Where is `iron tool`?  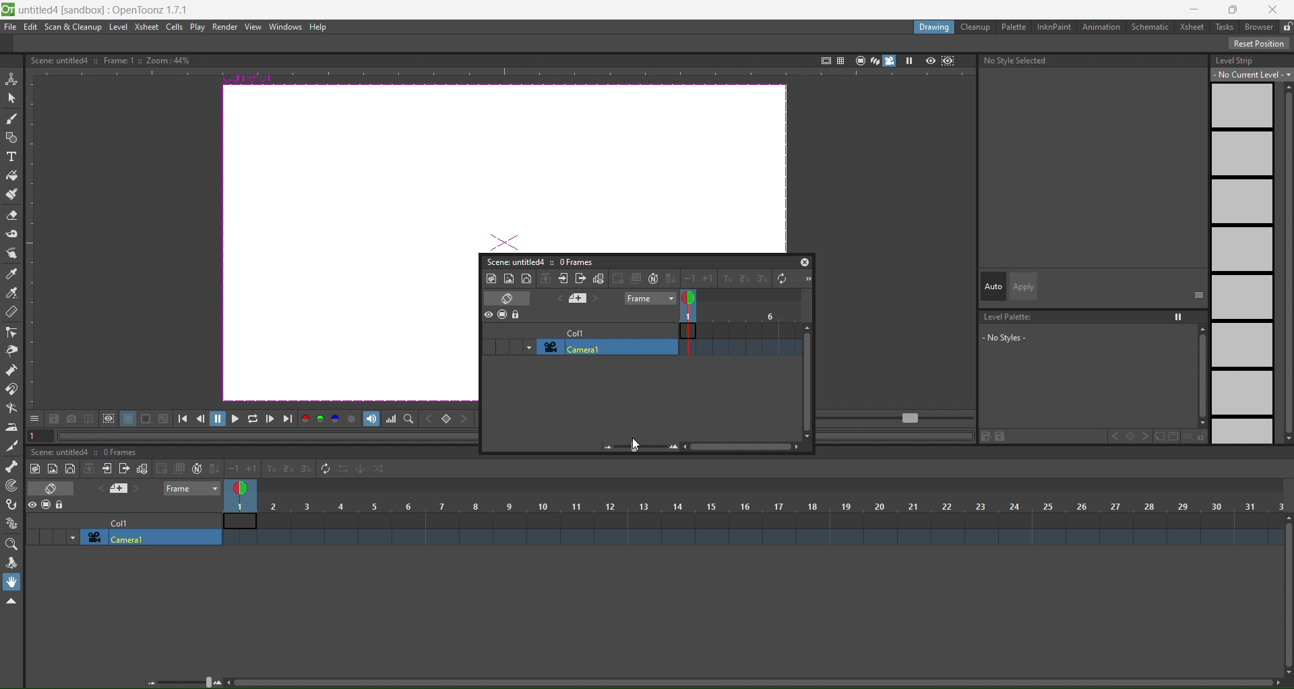 iron tool is located at coordinates (11, 427).